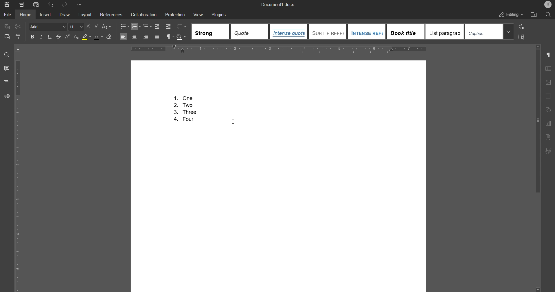  What do you see at coordinates (548, 138) in the screenshot?
I see `Text Art` at bounding box center [548, 138].